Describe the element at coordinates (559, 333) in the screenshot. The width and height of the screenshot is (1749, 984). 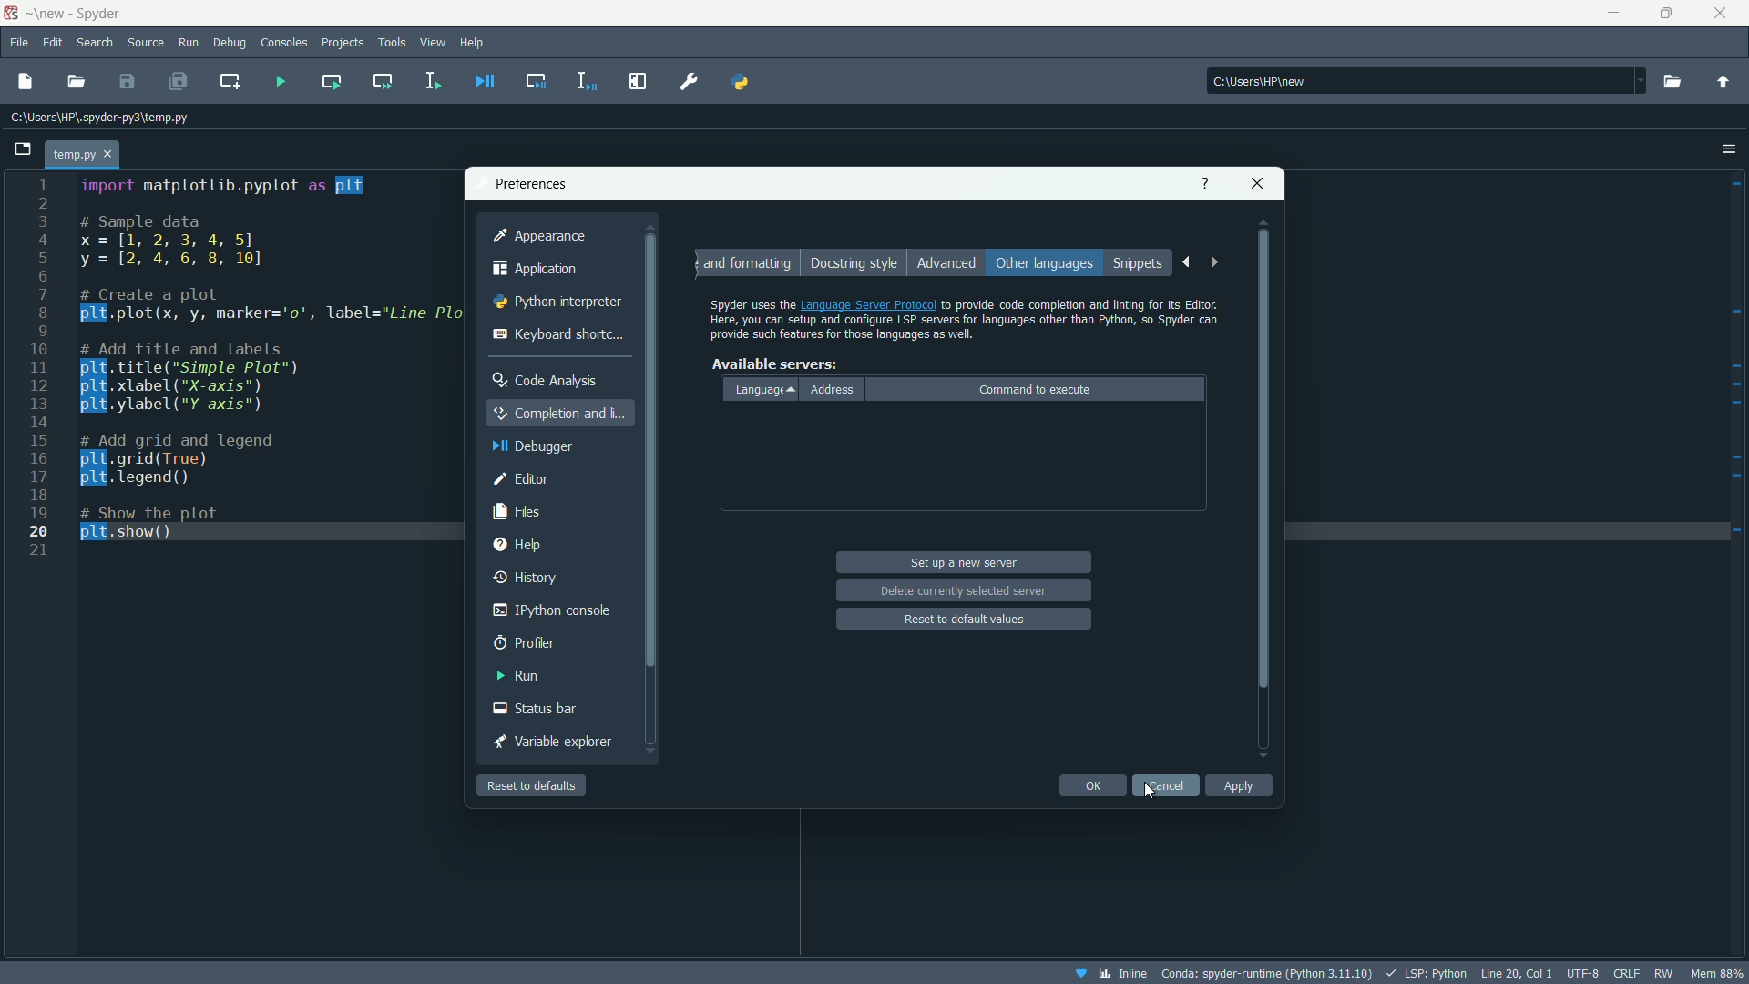
I see `keyboard shortcut` at that location.